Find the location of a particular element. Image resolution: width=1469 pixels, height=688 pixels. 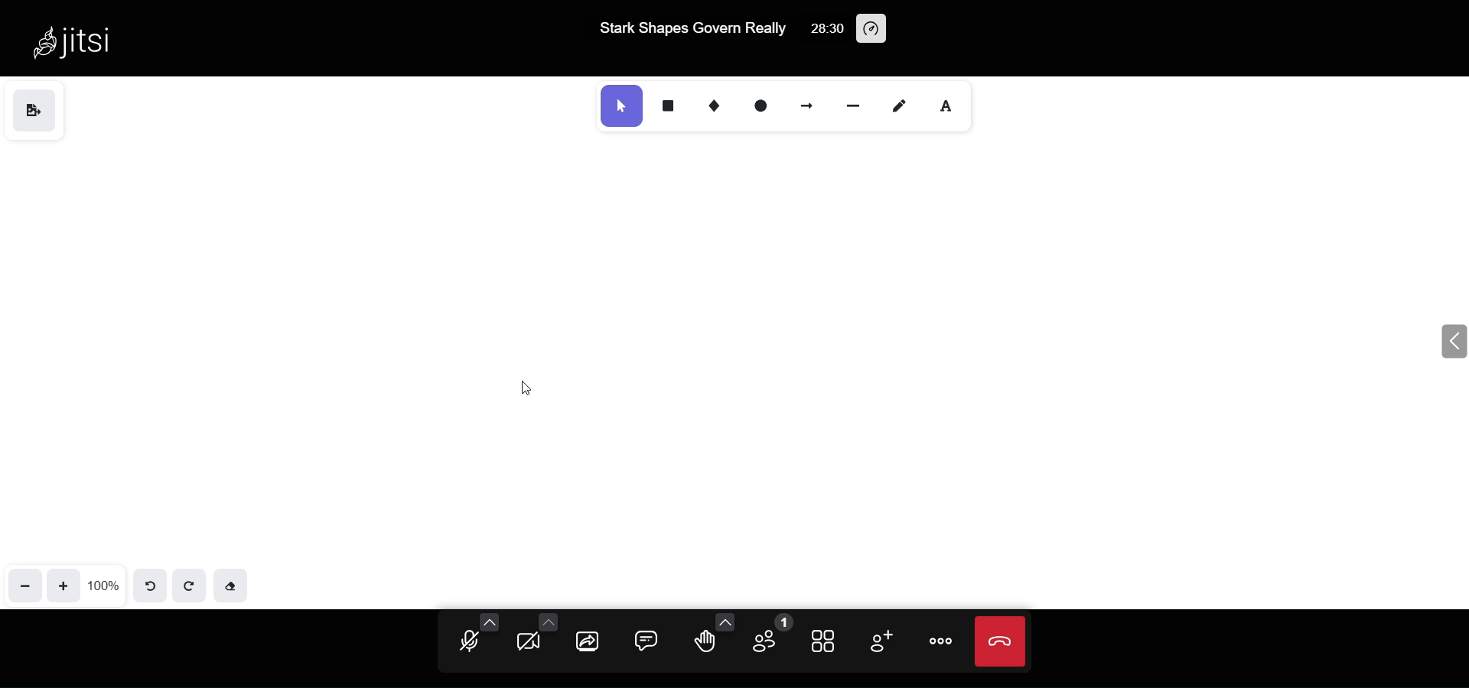

text is located at coordinates (950, 104).